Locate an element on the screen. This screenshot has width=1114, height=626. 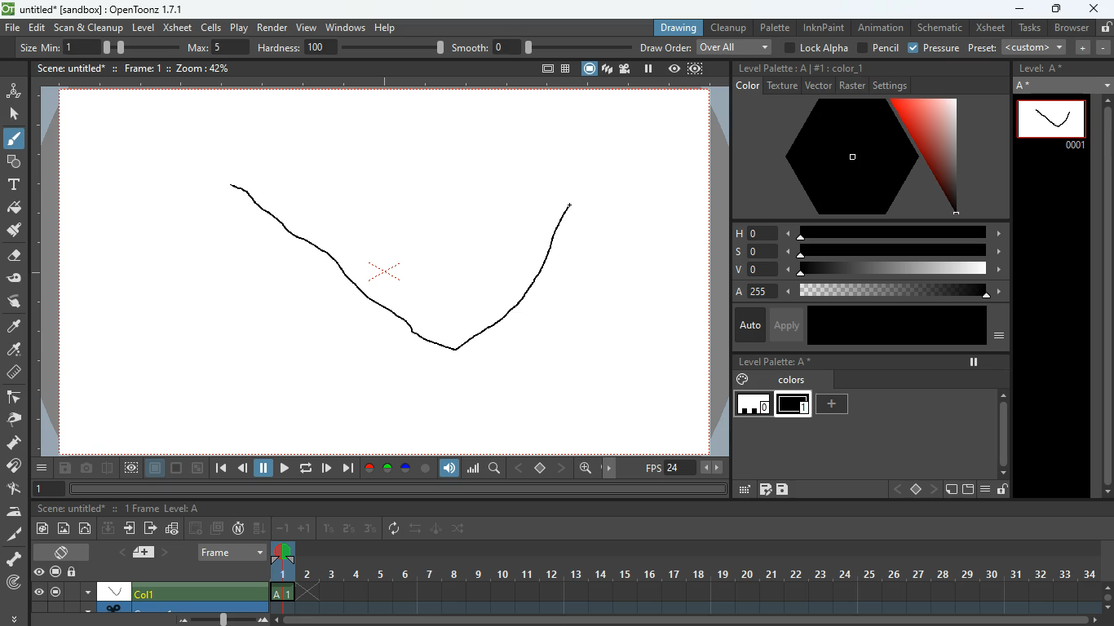
-1 is located at coordinates (283, 527).